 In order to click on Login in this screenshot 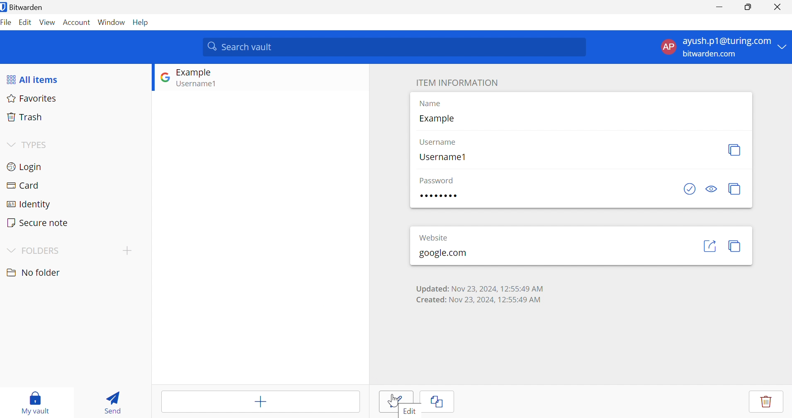, I will do `click(24, 166)`.